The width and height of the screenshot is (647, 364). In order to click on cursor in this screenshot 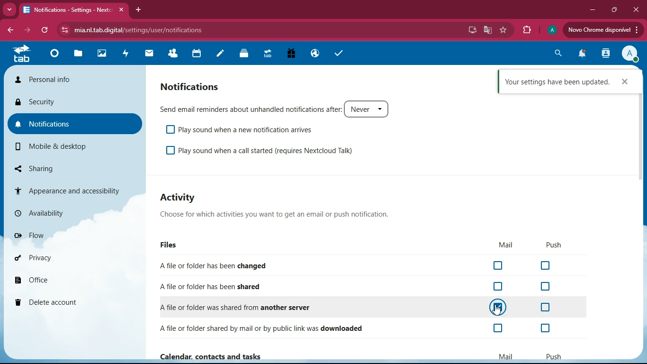, I will do `click(497, 310)`.